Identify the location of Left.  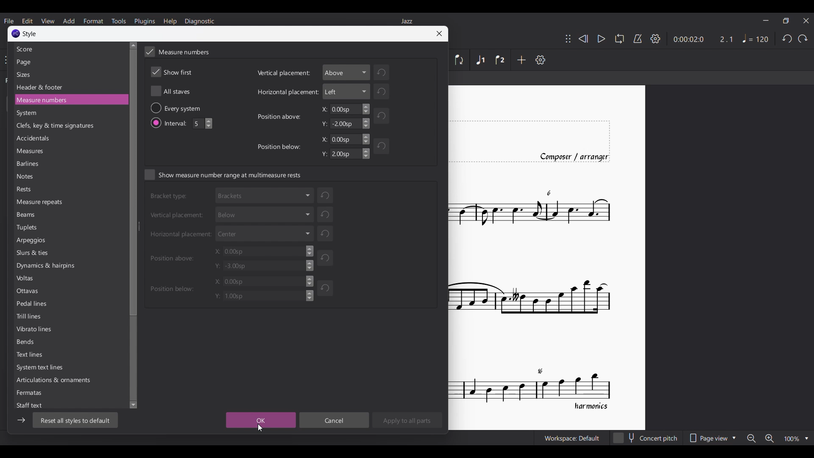
(346, 92).